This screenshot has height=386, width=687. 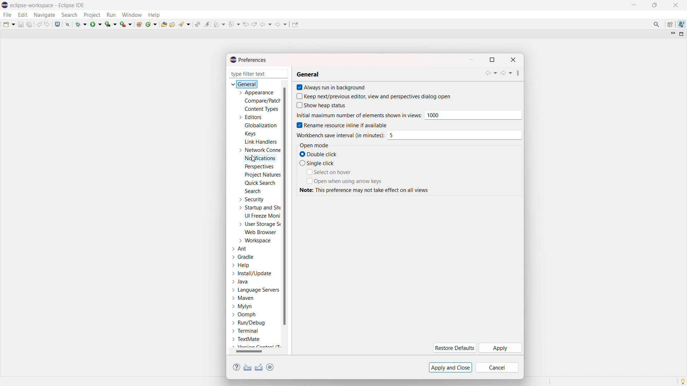 I want to click on run, so click(x=96, y=24).